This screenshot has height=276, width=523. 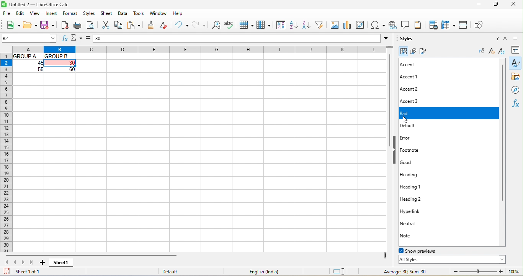 What do you see at coordinates (124, 14) in the screenshot?
I see `data` at bounding box center [124, 14].